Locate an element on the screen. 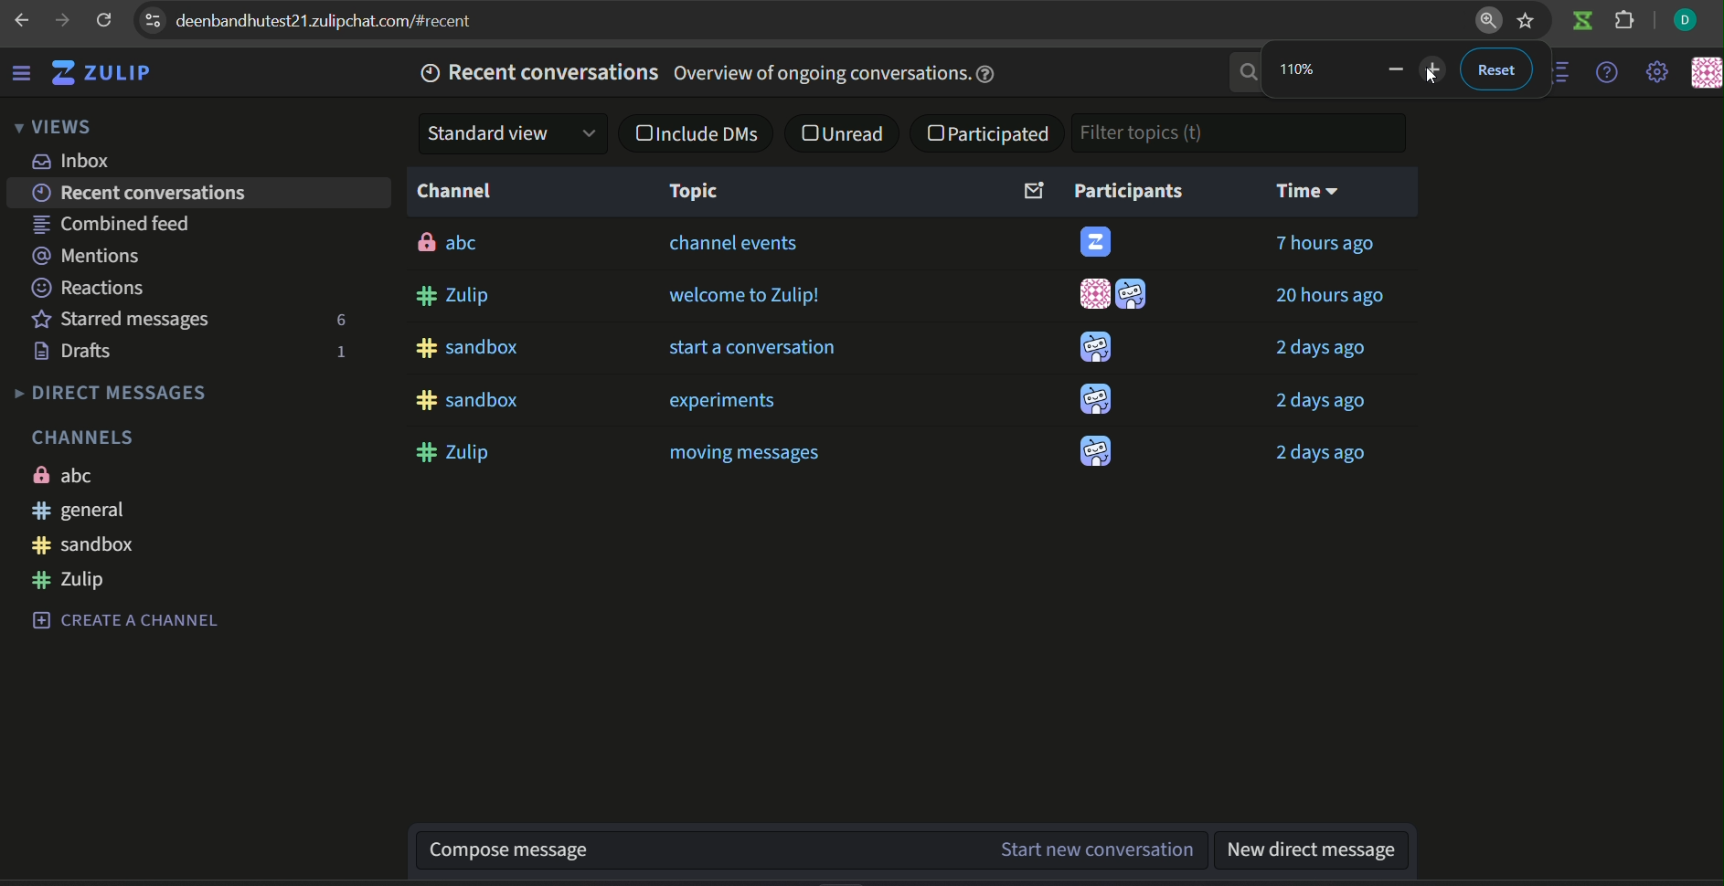 This screenshot has width=1724, height=886. moving messages is located at coordinates (747, 453).